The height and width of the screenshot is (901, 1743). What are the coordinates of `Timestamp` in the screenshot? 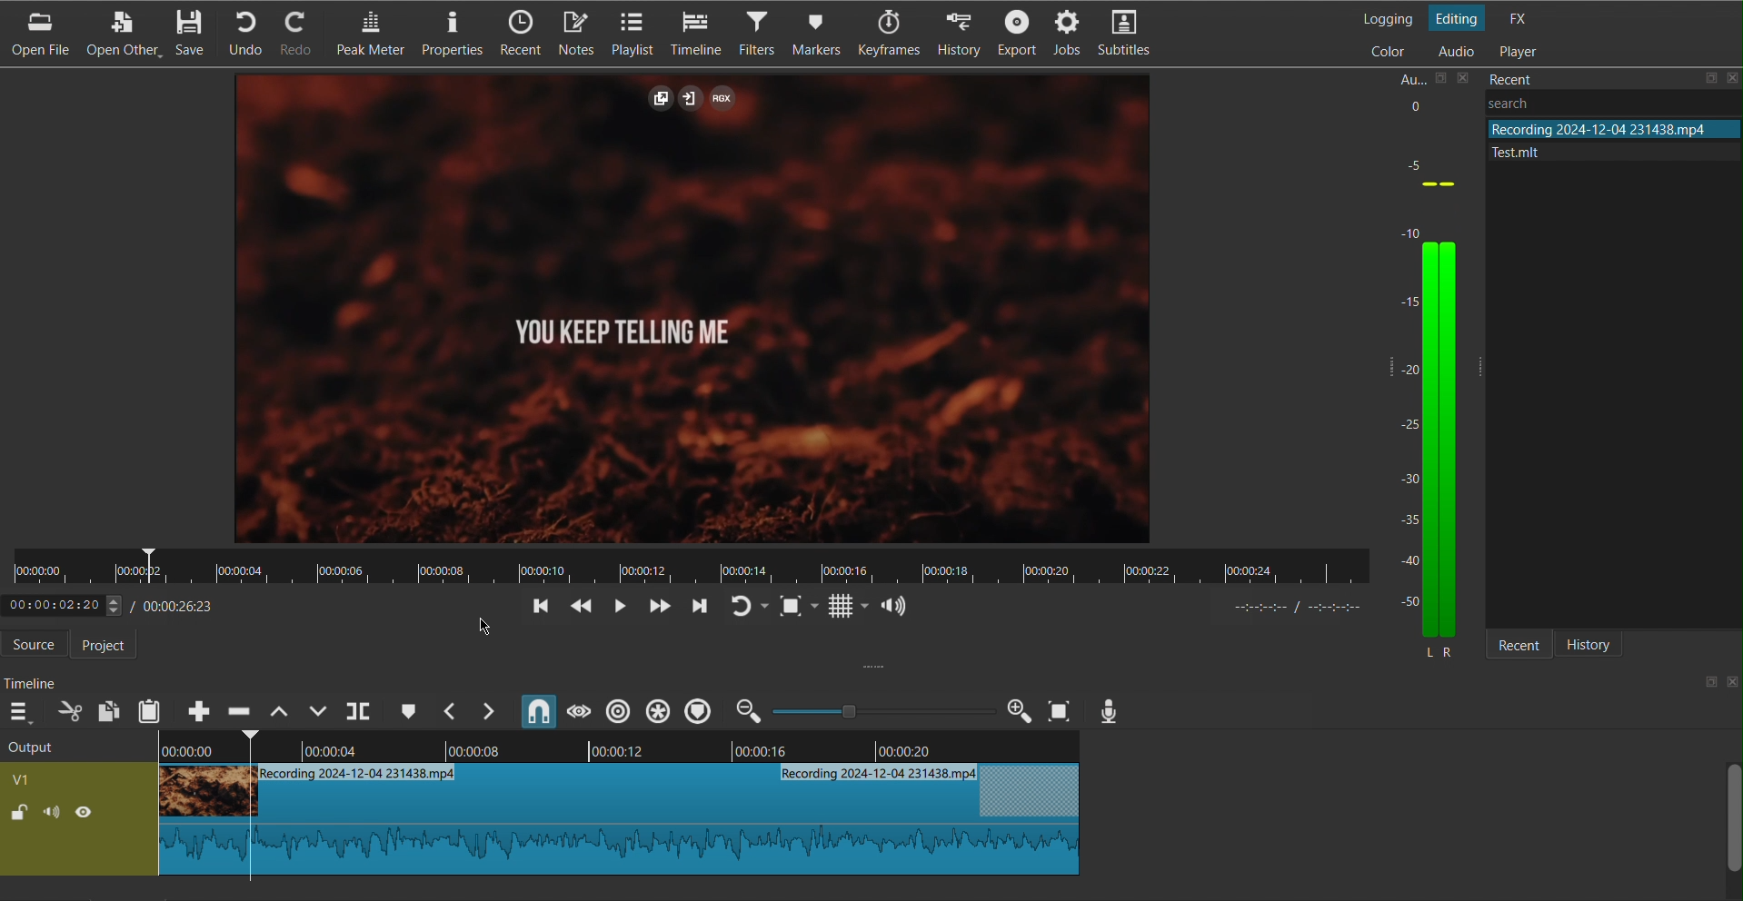 It's located at (174, 604).